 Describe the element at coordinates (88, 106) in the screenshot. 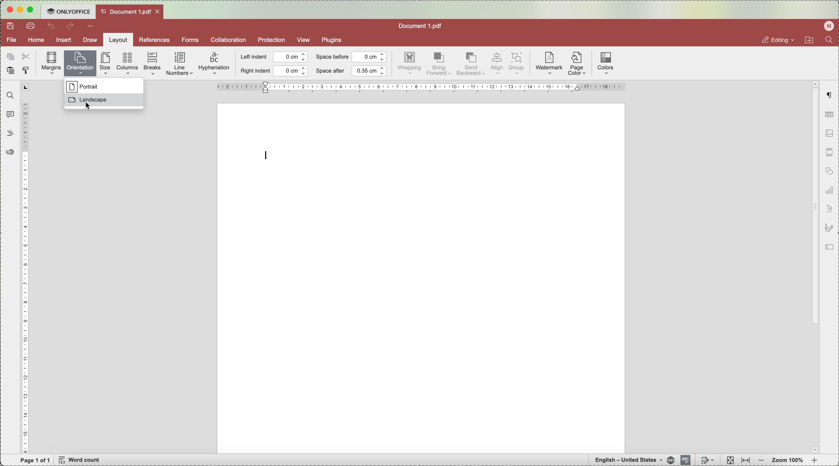

I see `cursor` at that location.